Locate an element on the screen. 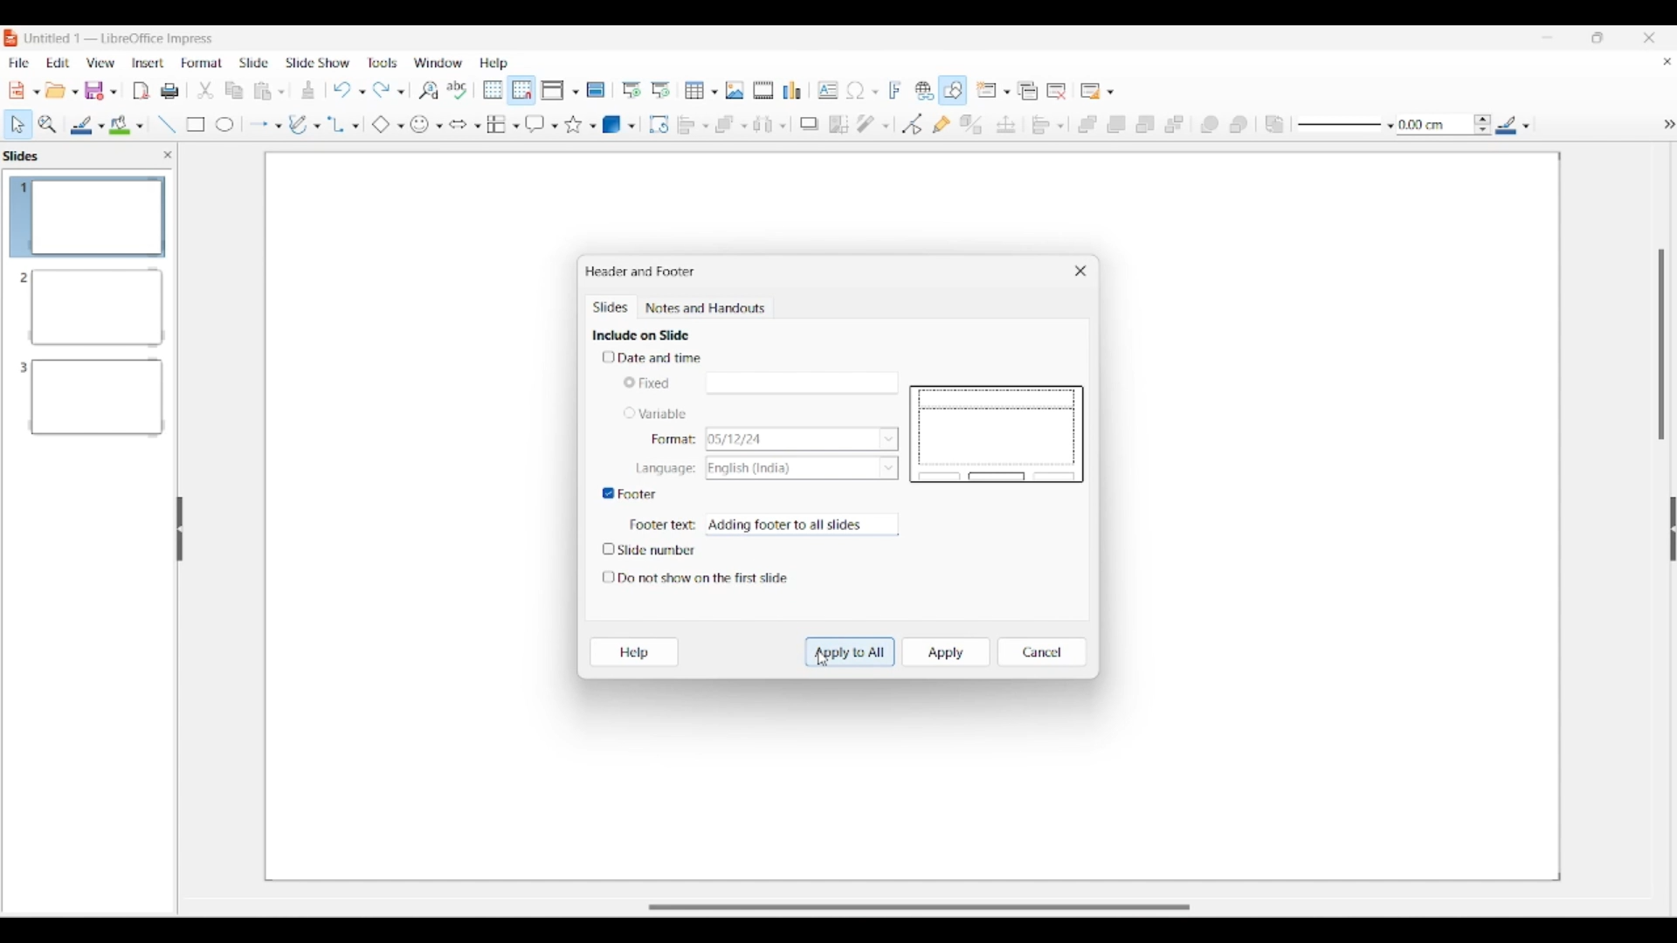 This screenshot has width=1677, height=943. Slide 3 is located at coordinates (92, 394).